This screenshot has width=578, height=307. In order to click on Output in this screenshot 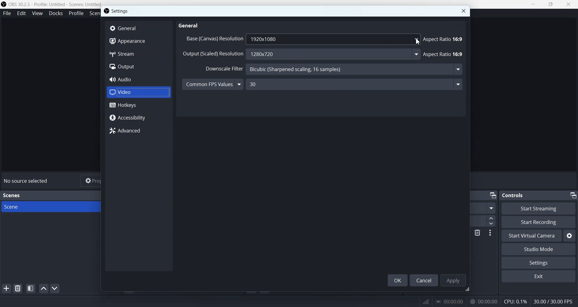, I will do `click(138, 66)`.